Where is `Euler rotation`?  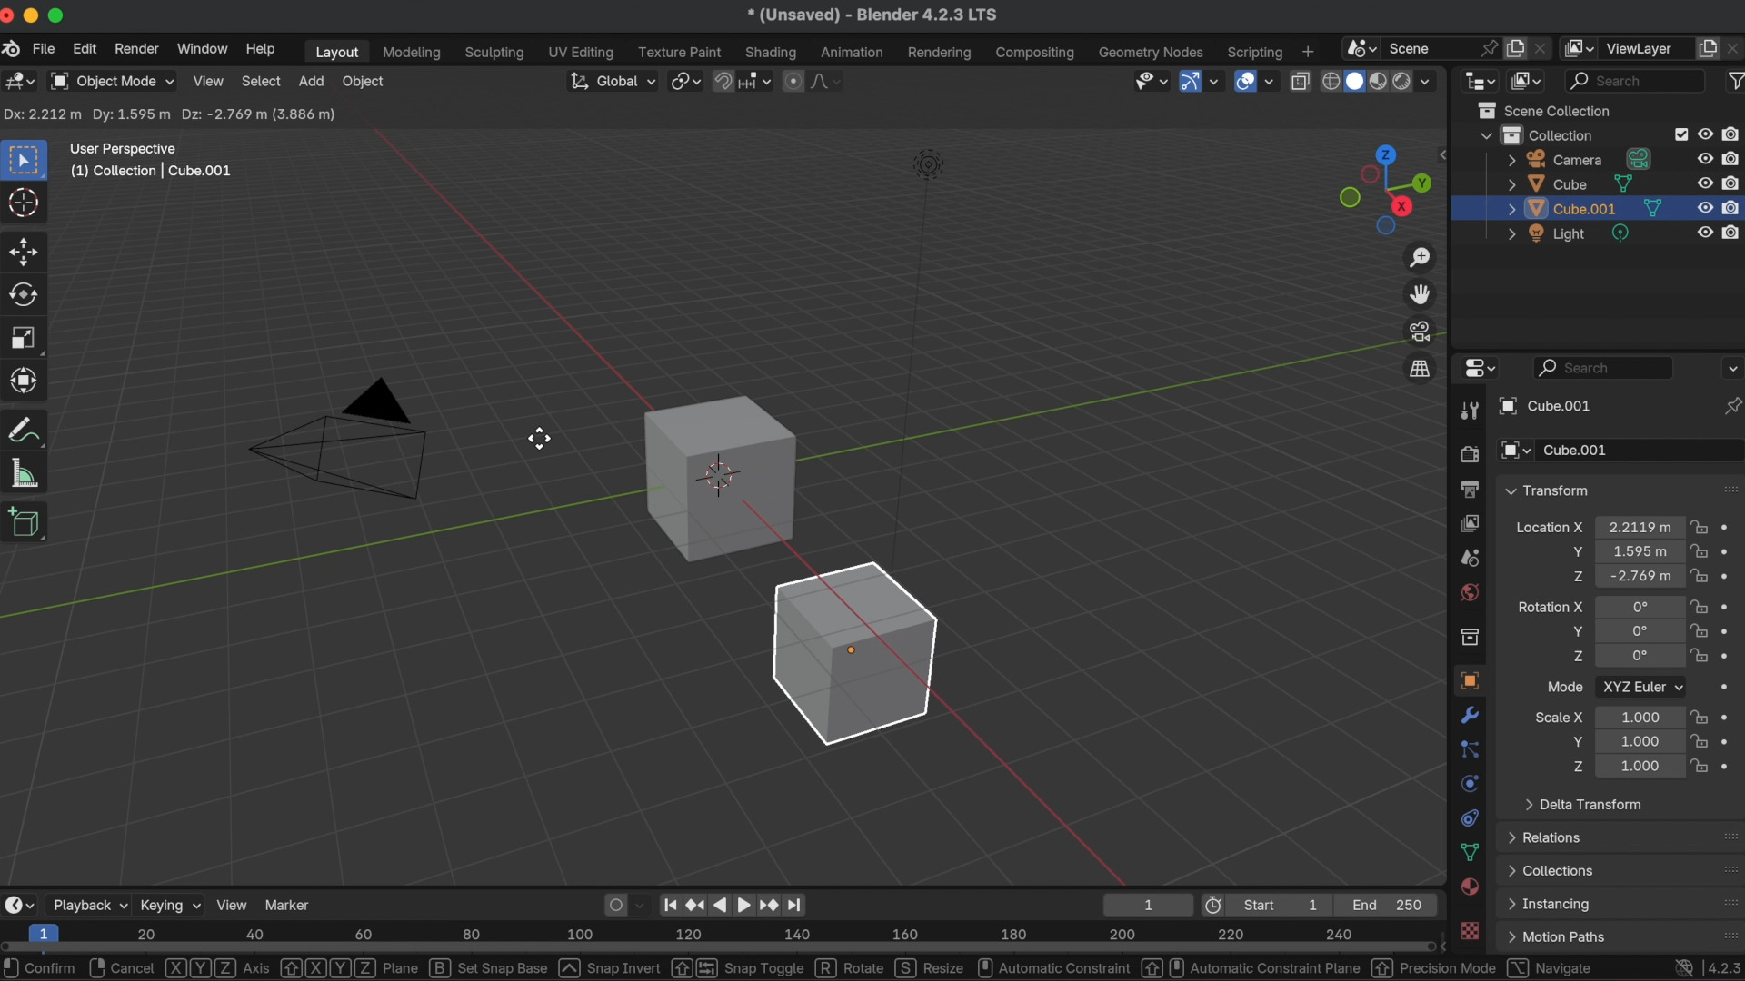
Euler rotation is located at coordinates (1638, 607).